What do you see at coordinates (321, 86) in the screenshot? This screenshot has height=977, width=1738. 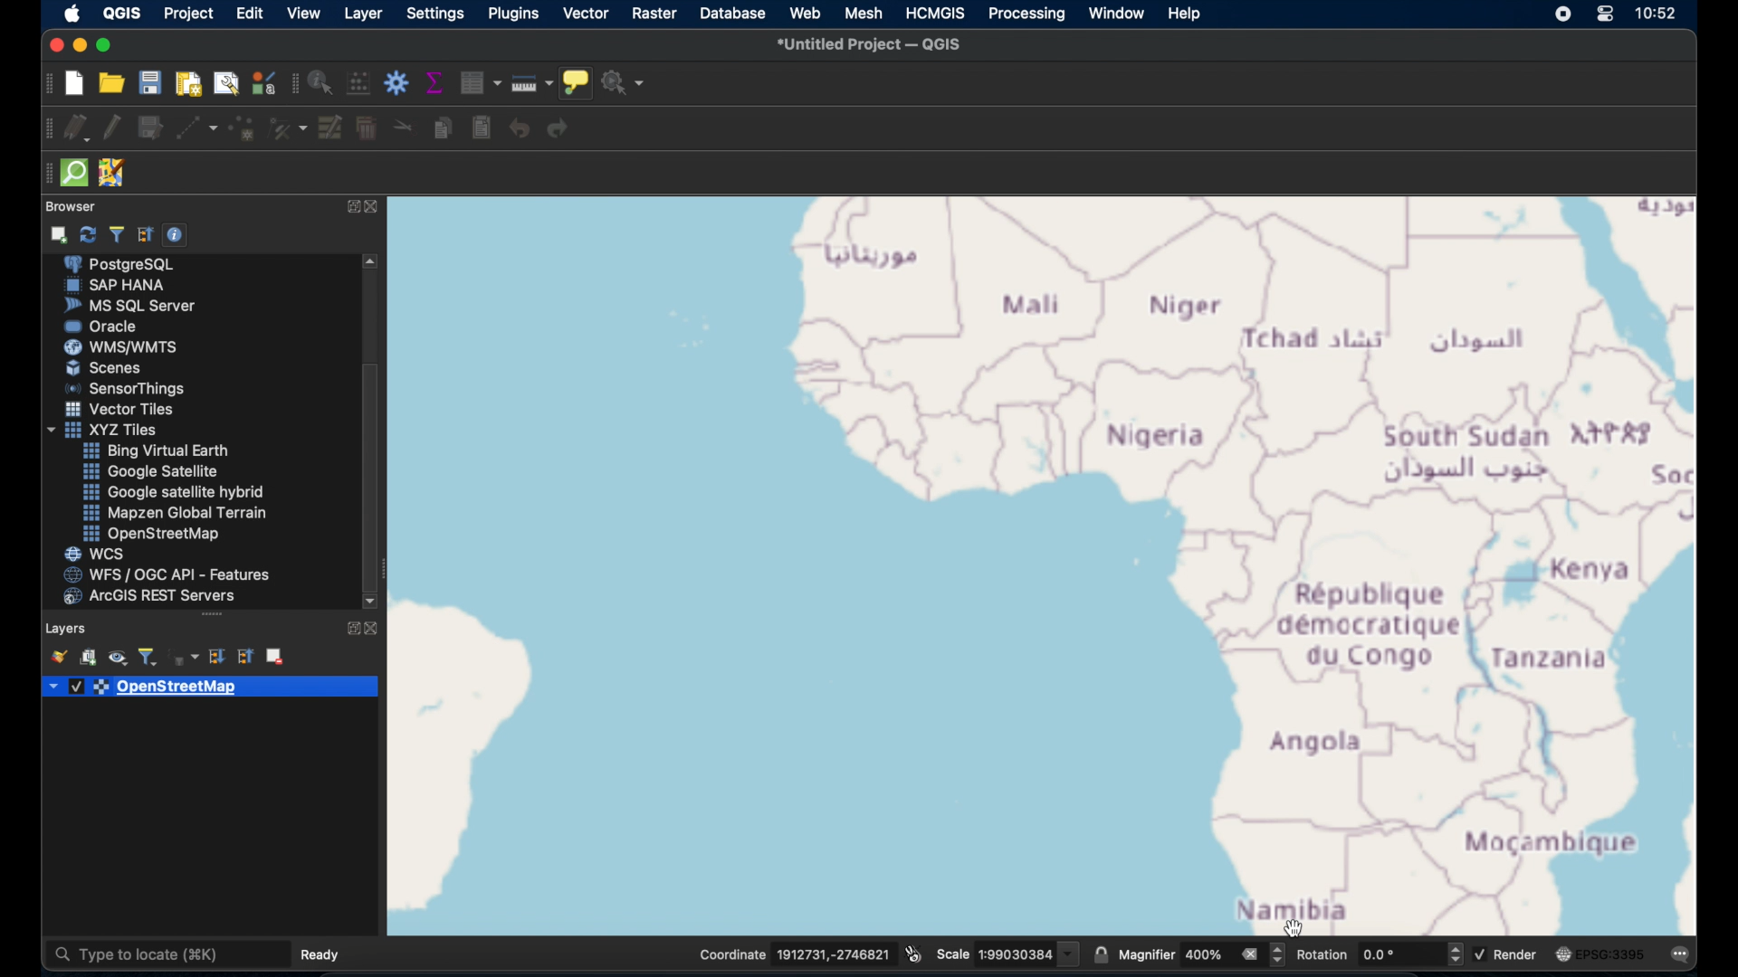 I see `identify feature` at bounding box center [321, 86].